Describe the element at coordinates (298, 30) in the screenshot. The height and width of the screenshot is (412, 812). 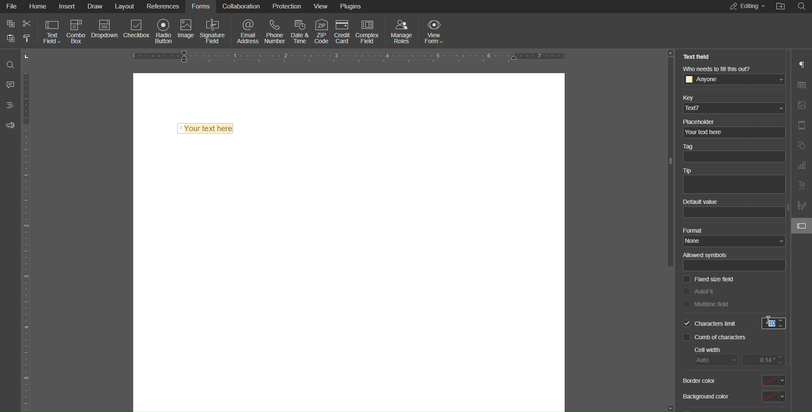
I see `Date & Time` at that location.